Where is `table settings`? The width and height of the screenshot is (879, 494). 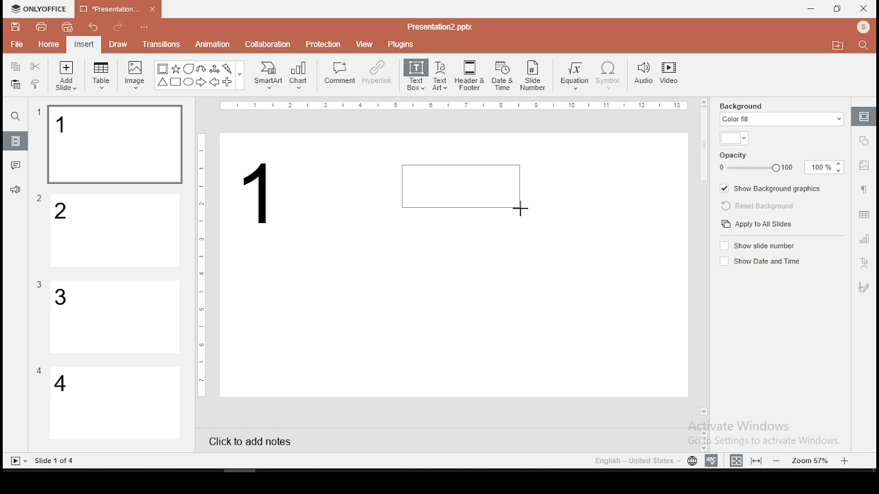 table settings is located at coordinates (863, 215).